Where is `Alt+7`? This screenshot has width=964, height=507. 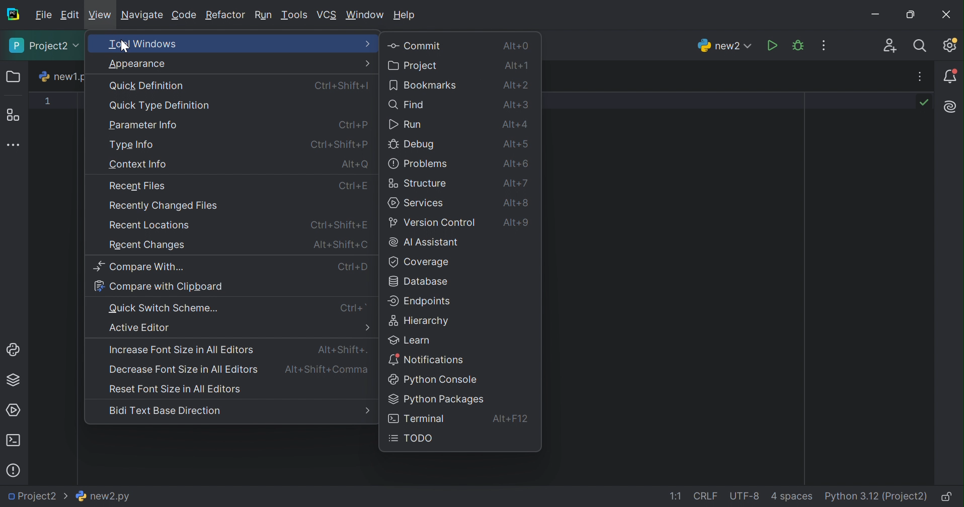
Alt+7 is located at coordinates (514, 183).